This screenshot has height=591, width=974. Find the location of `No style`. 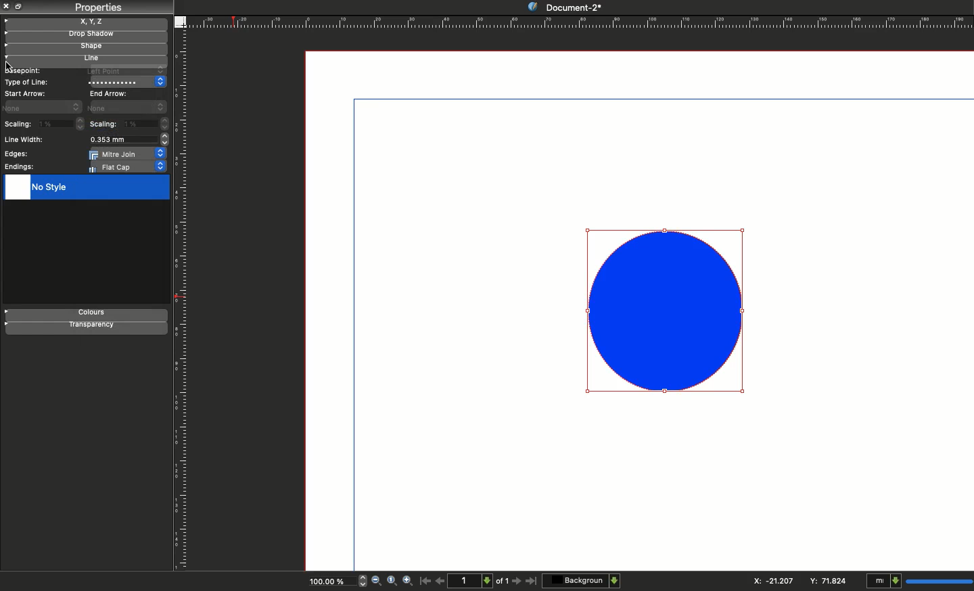

No style is located at coordinates (85, 188).